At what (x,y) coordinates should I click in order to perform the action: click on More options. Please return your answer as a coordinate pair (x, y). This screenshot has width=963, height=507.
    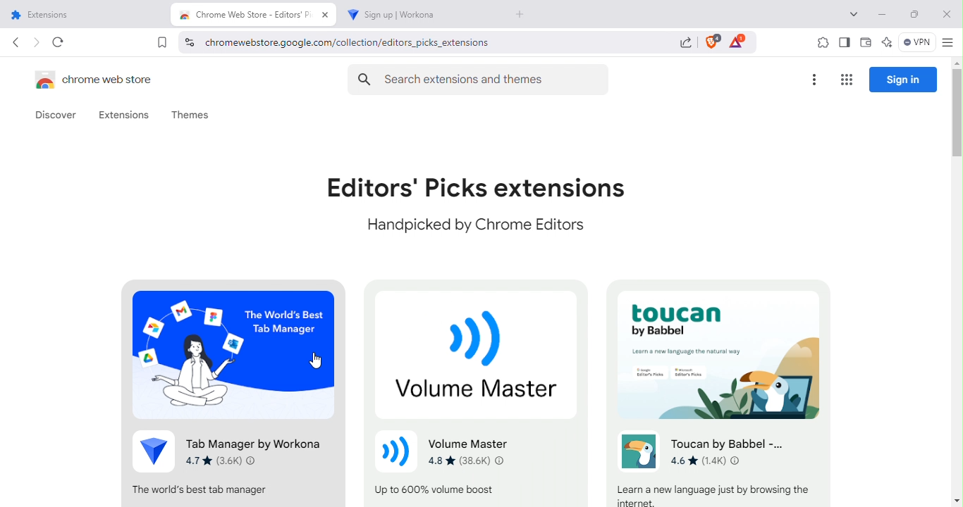
    Looking at the image, I should click on (813, 80).